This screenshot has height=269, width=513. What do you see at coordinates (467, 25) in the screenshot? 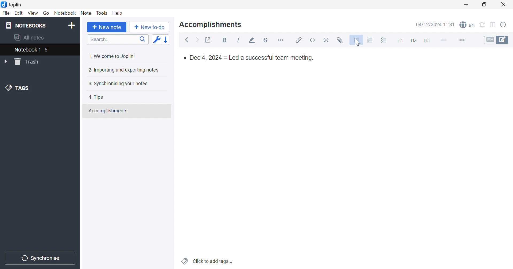
I see `spell checker` at bounding box center [467, 25].